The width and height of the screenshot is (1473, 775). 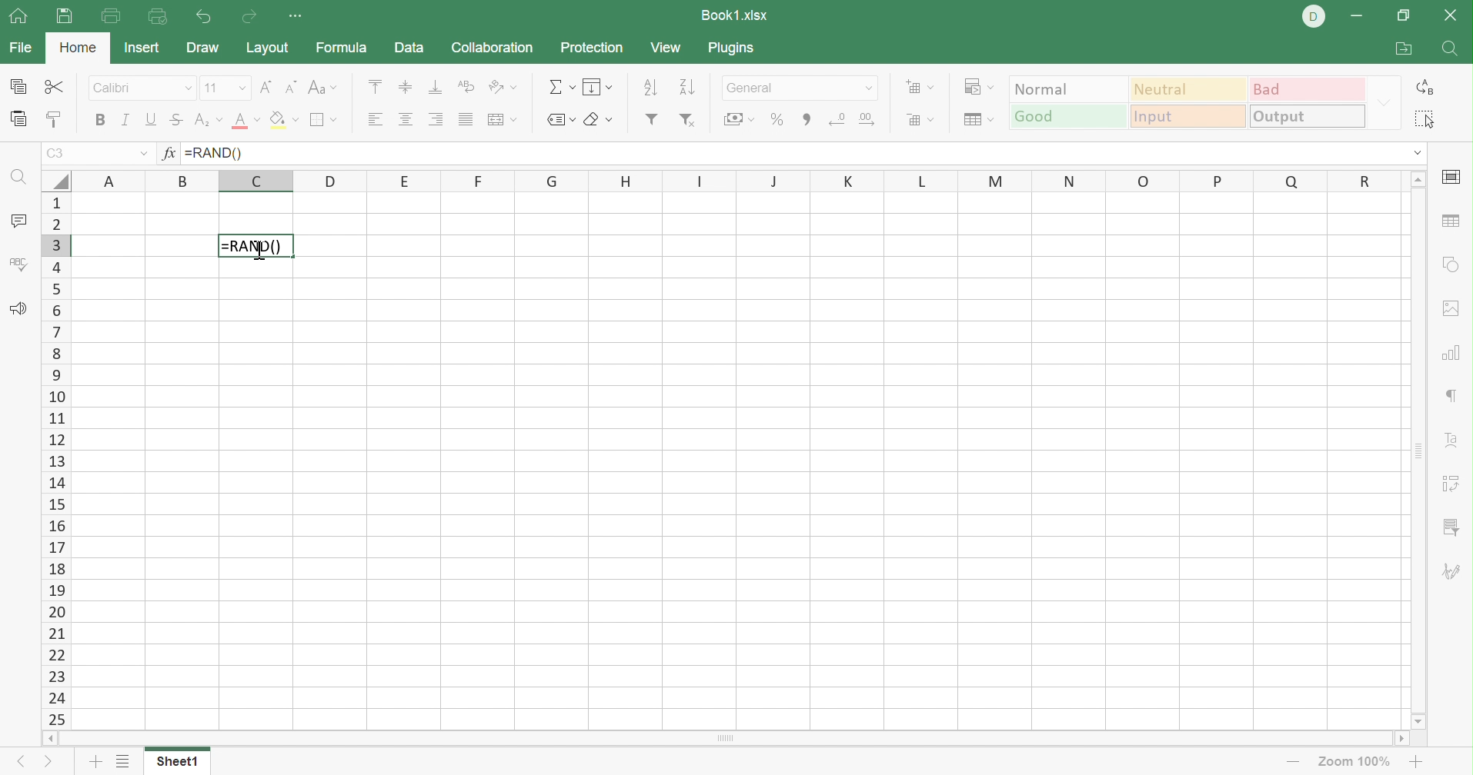 What do you see at coordinates (404, 118) in the screenshot?
I see `Align center` at bounding box center [404, 118].